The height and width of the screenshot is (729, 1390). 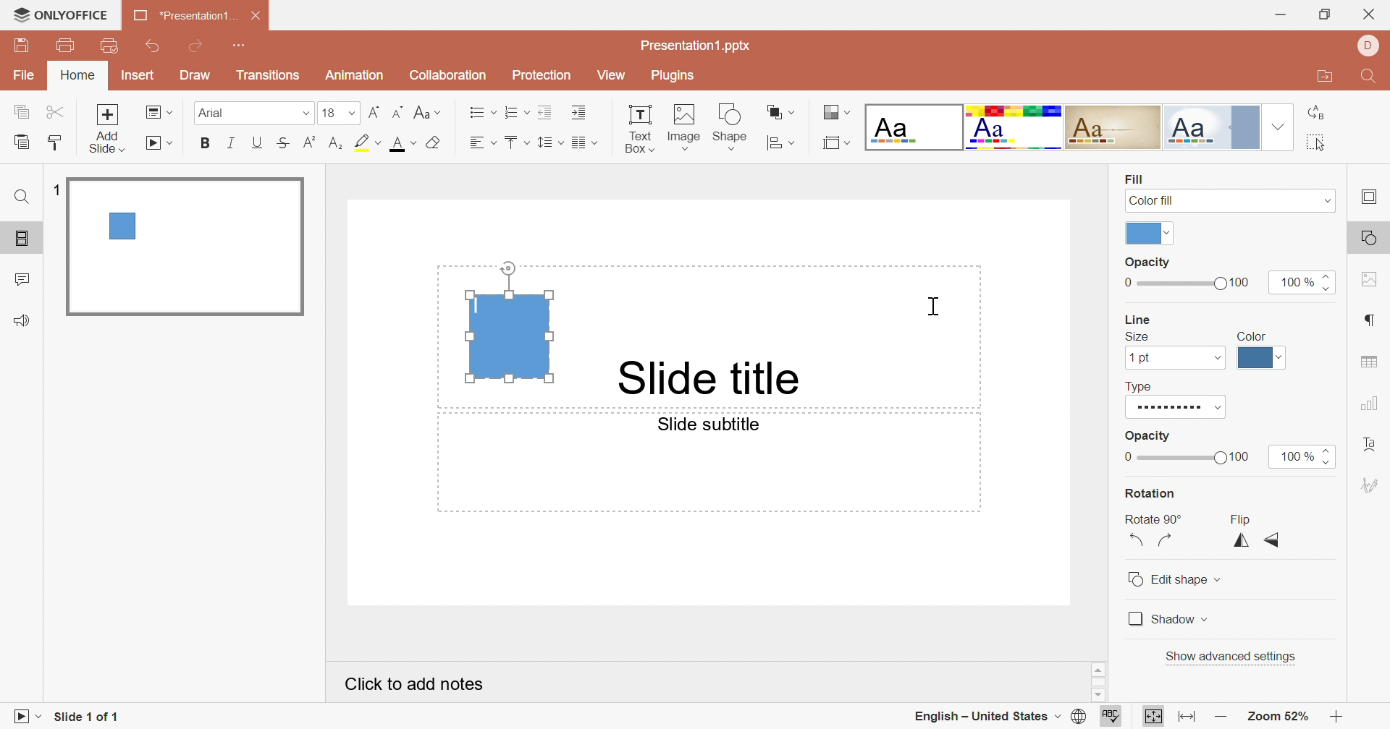 I want to click on Align shape, so click(x=781, y=144).